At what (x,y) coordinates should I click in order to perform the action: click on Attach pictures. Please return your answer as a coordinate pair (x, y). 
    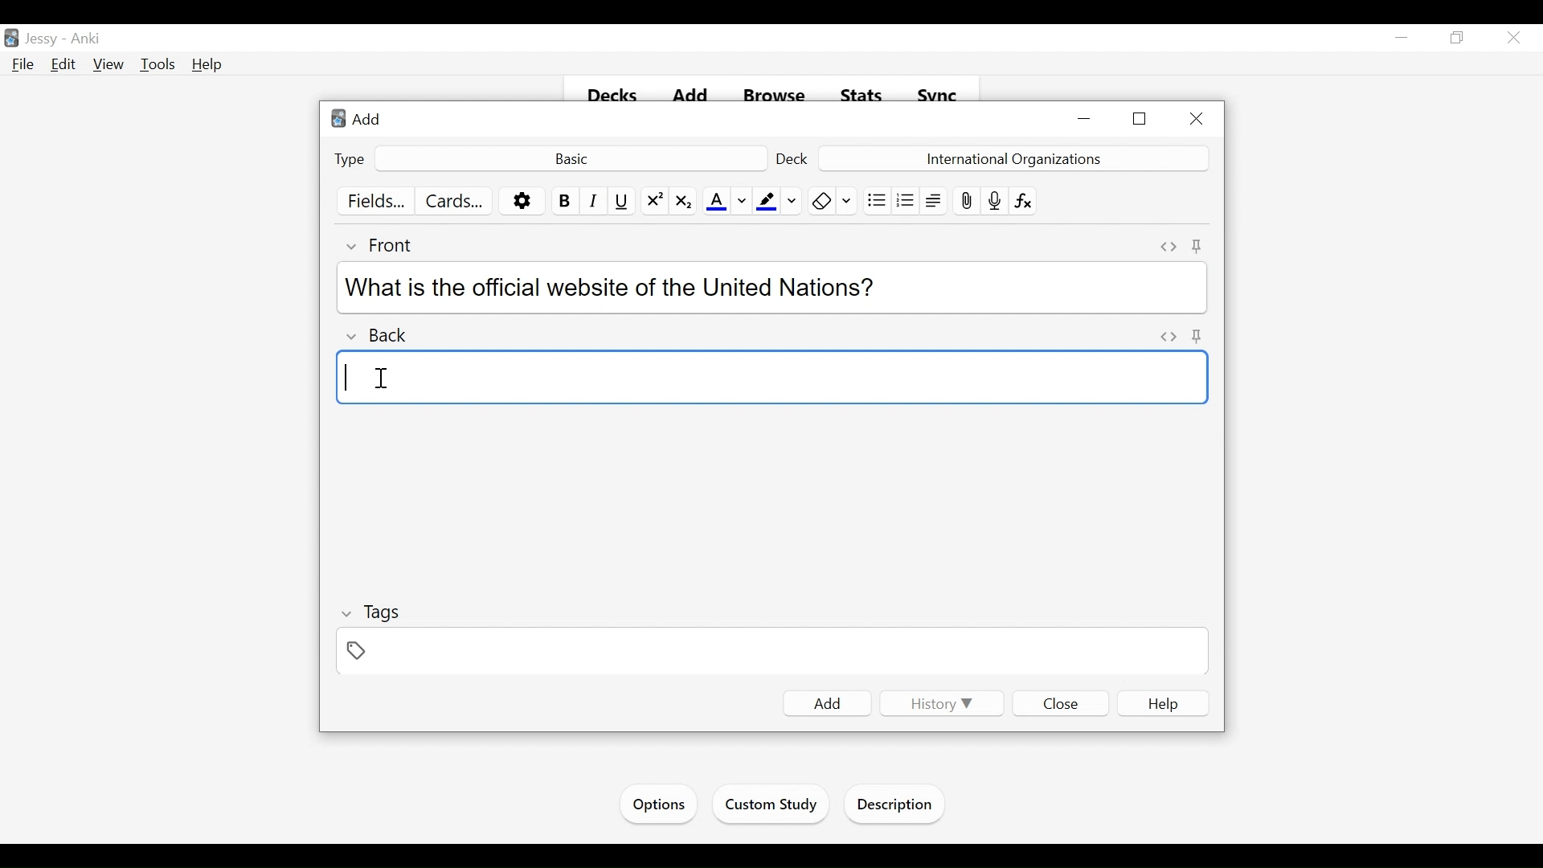
    Looking at the image, I should click on (967, 200).